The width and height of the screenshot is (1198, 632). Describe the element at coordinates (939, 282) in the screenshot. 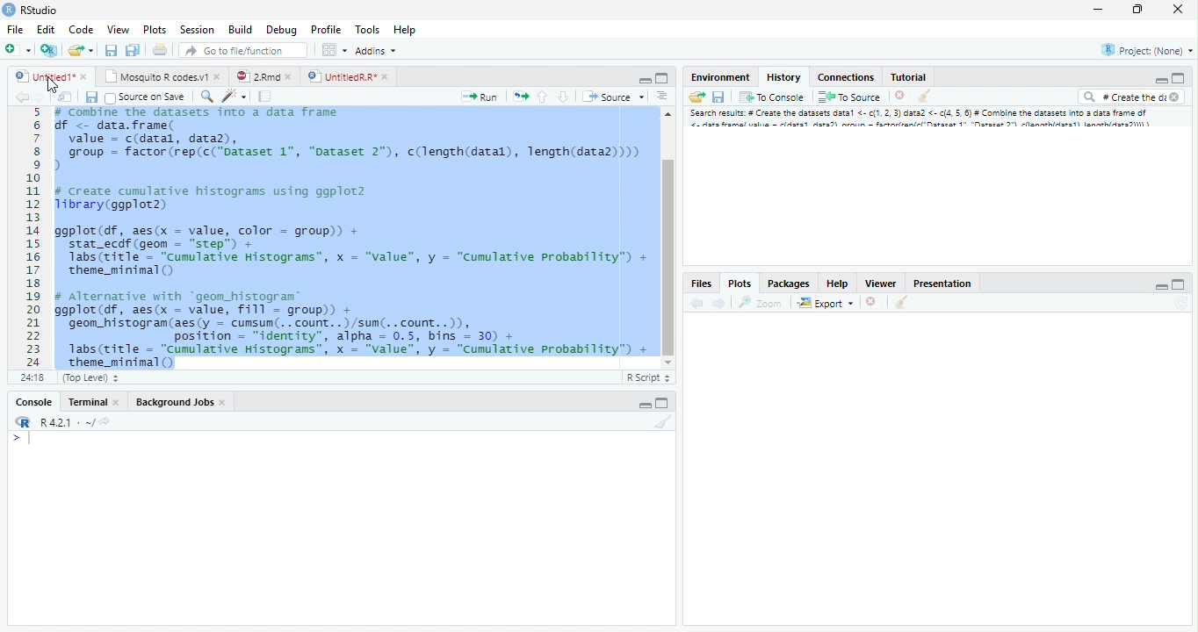

I see `Prsentation` at that location.